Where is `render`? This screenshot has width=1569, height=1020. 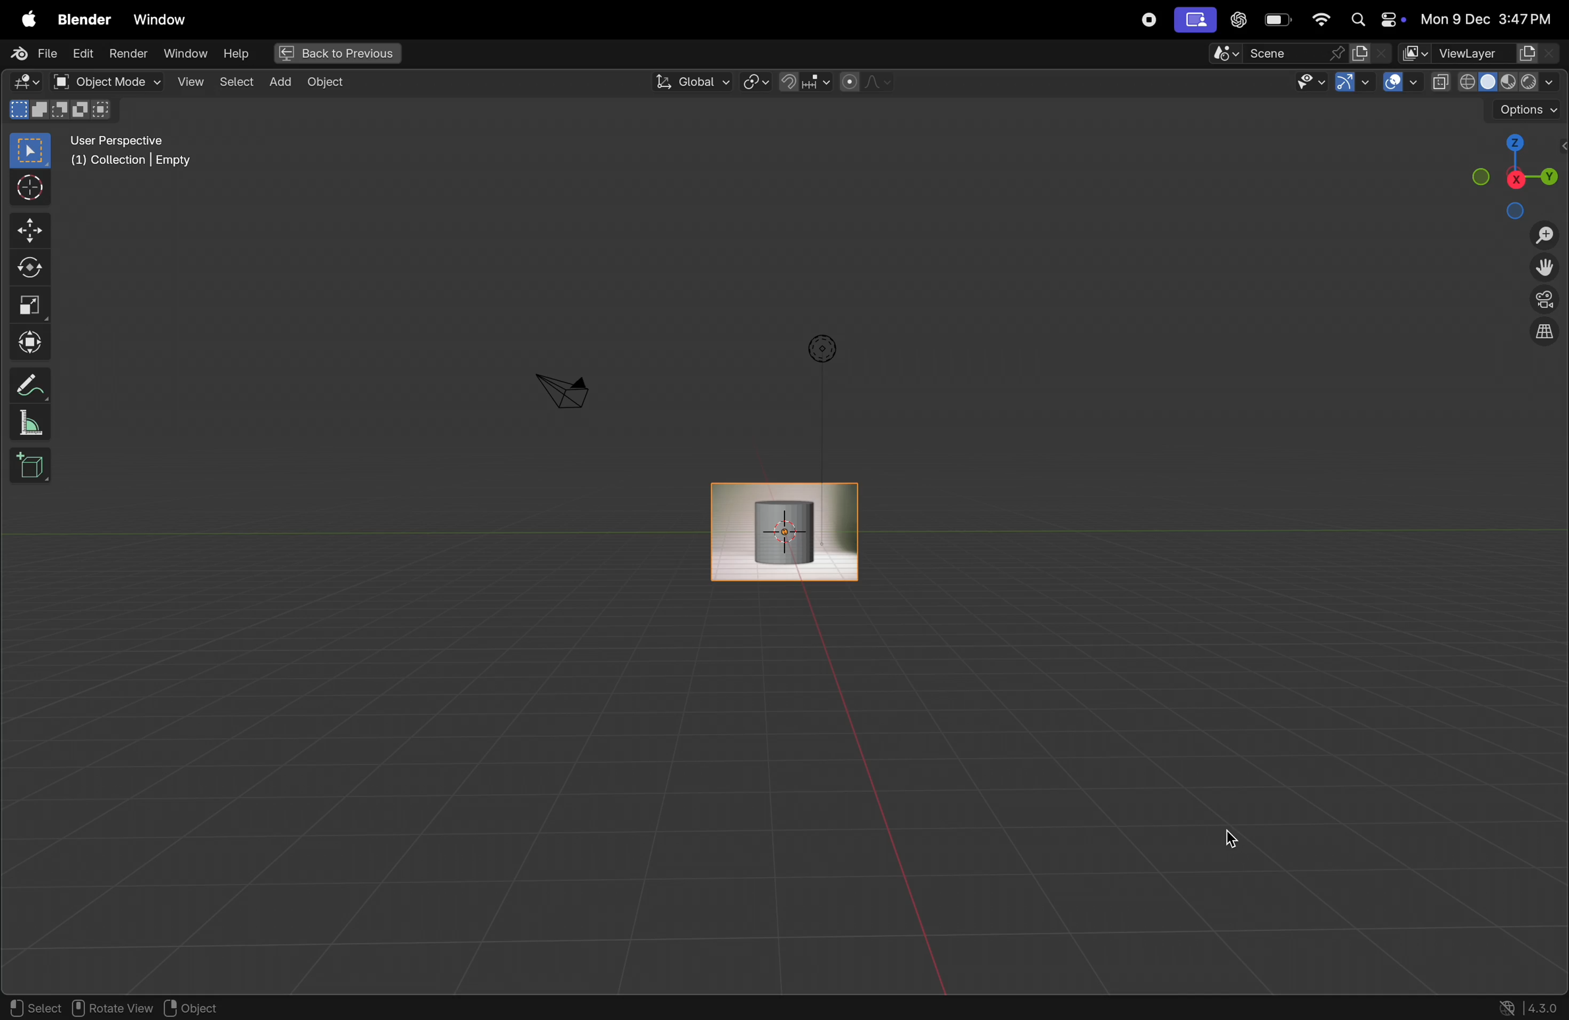 render is located at coordinates (129, 55).